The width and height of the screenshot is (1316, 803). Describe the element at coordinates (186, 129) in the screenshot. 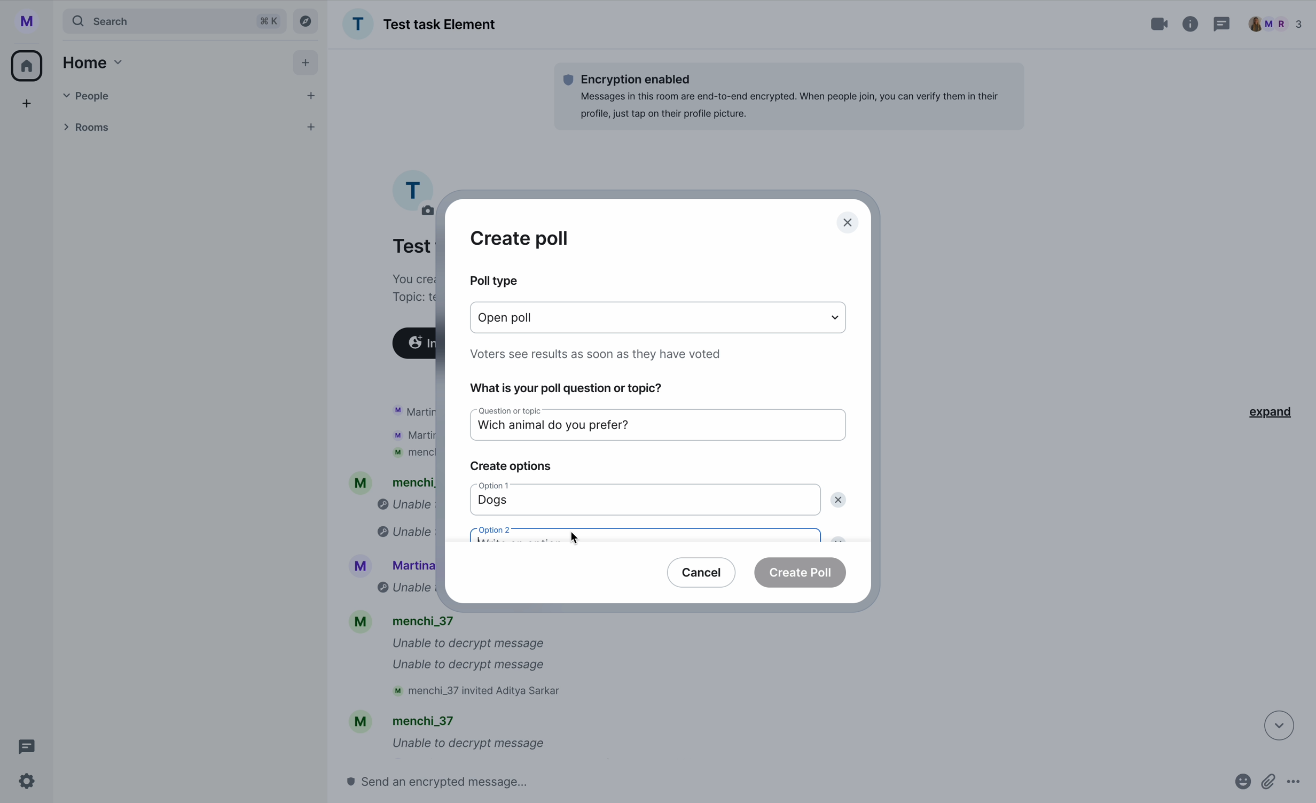

I see `rooms tab` at that location.